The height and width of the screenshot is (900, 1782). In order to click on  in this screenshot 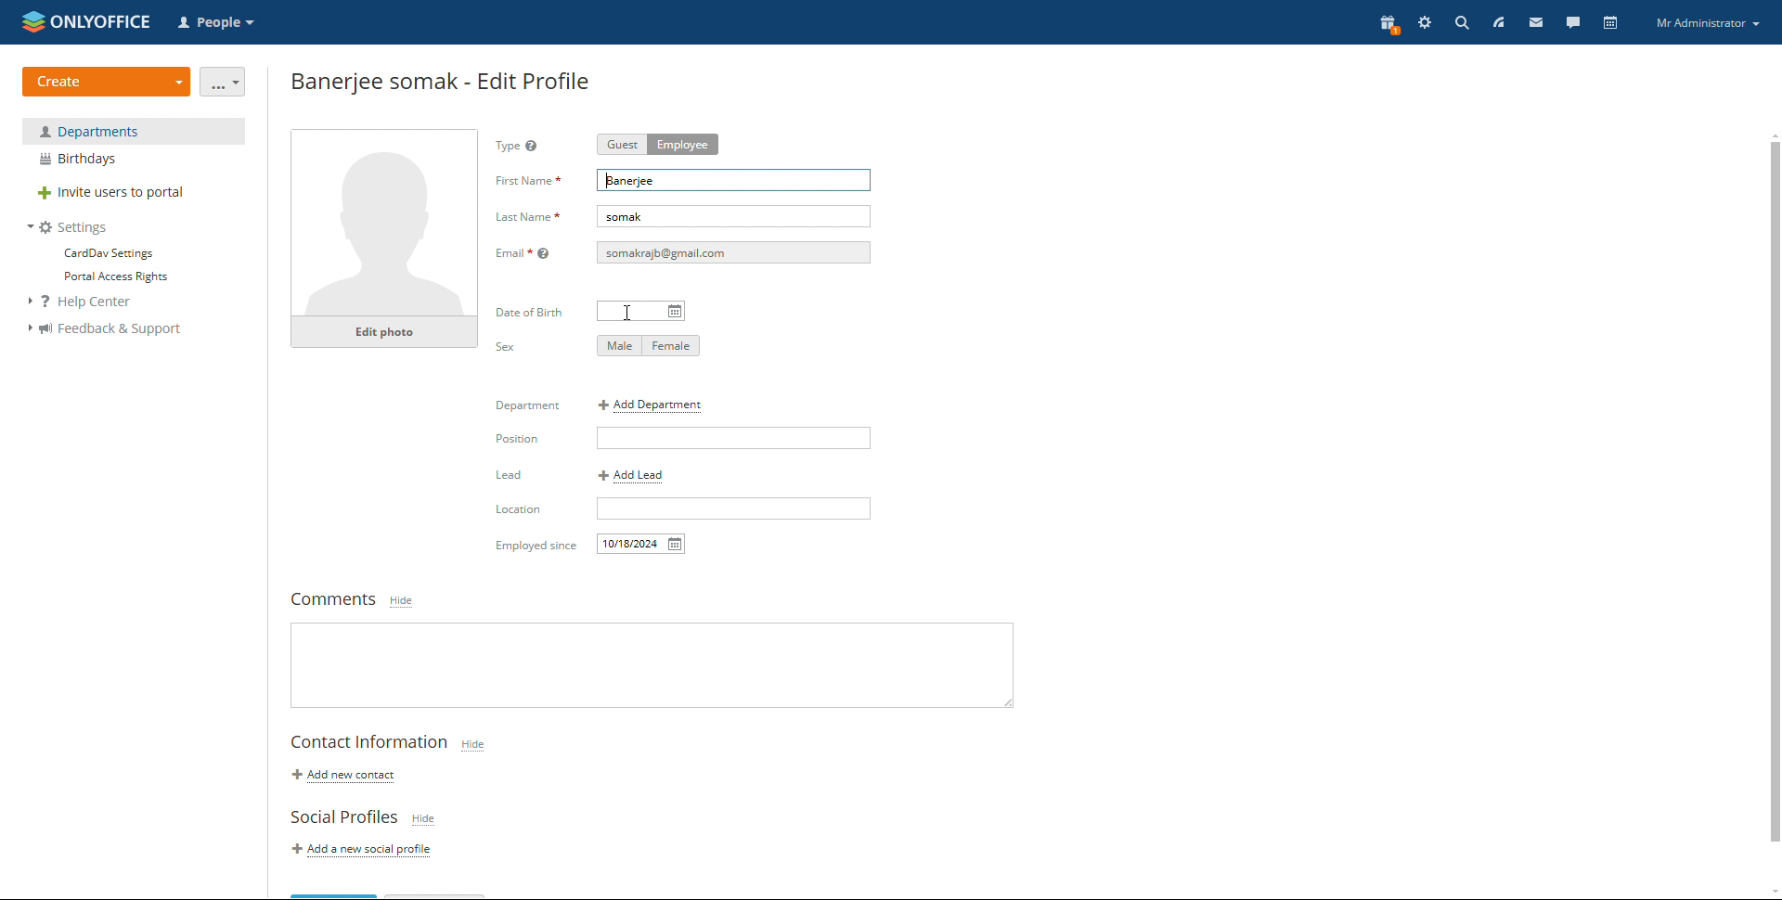, I will do `click(531, 546)`.